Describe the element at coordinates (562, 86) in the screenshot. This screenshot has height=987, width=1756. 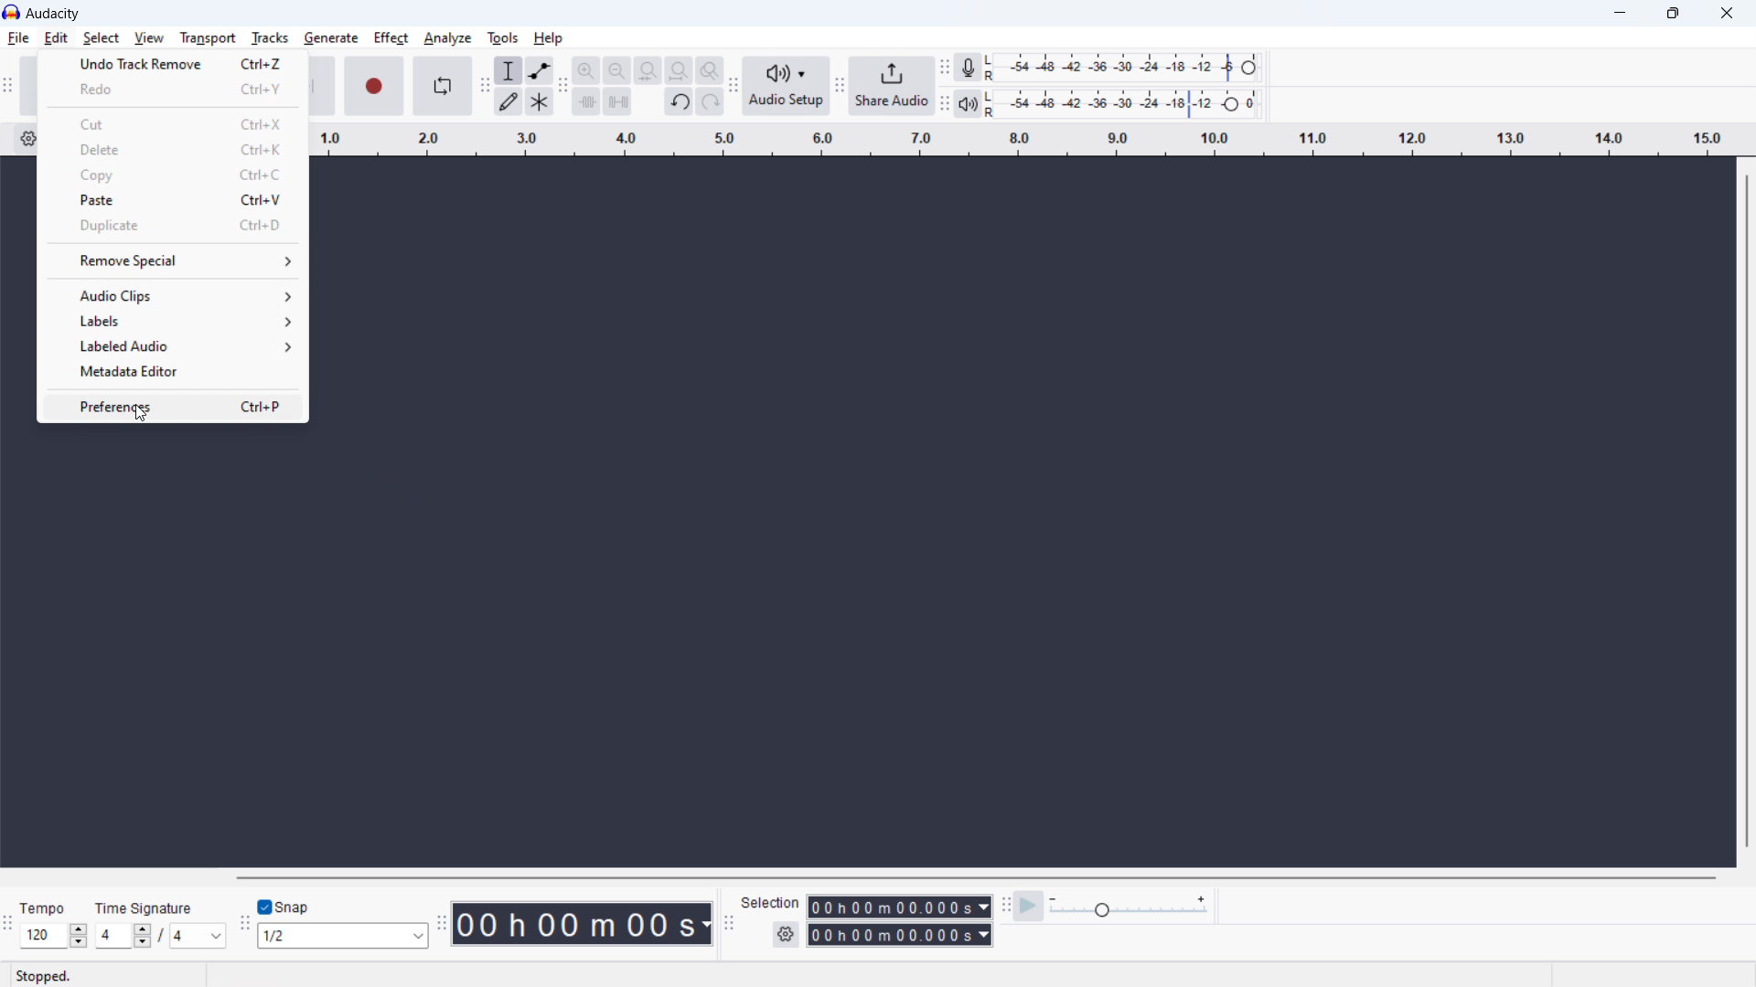
I see `edit toolbar` at that location.